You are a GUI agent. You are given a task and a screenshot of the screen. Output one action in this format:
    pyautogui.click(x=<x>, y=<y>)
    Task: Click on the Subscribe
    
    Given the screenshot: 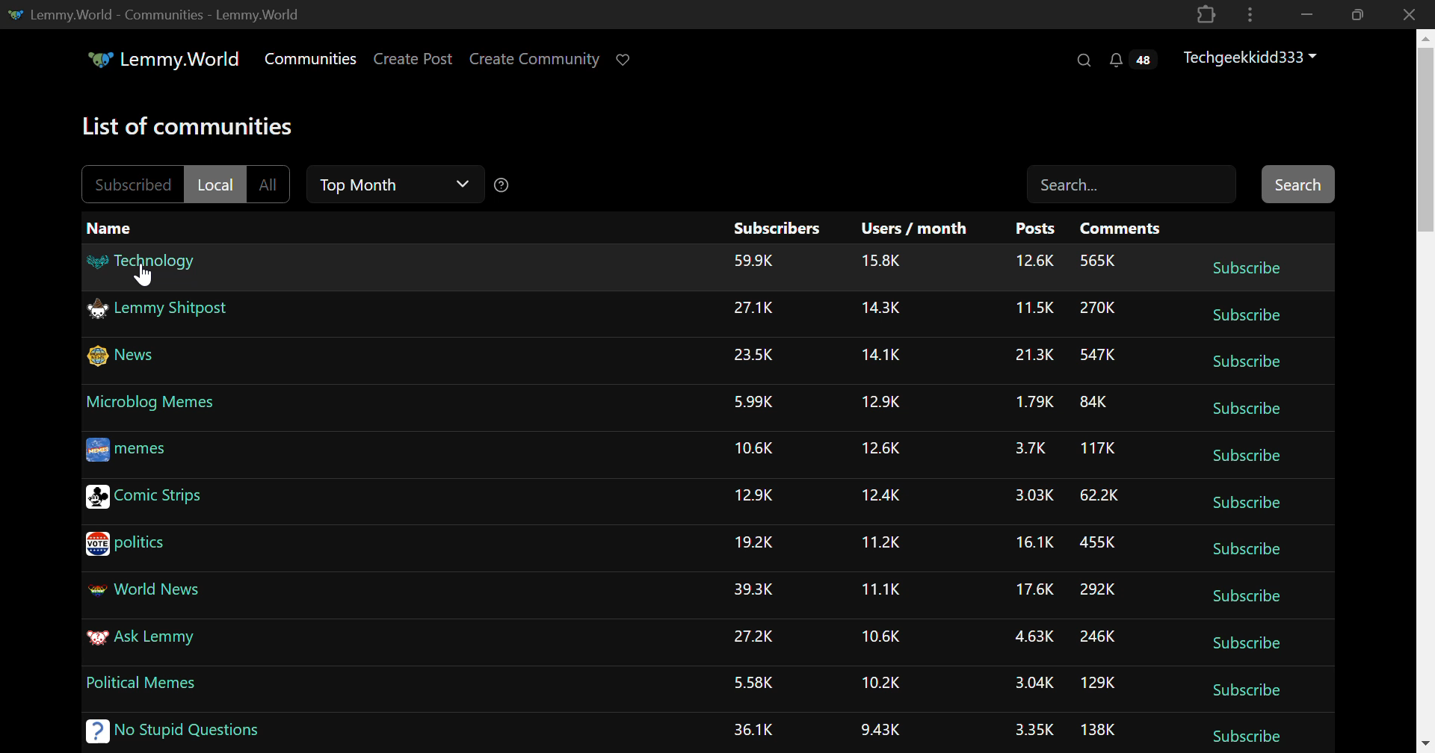 What is the action you would take?
    pyautogui.click(x=1245, y=364)
    